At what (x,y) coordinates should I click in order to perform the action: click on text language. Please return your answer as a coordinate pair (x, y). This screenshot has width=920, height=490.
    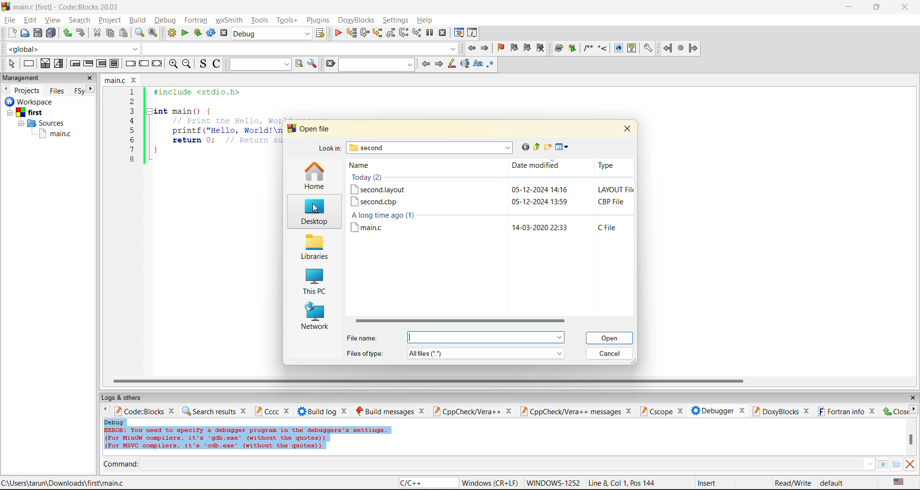
    Looking at the image, I should click on (899, 482).